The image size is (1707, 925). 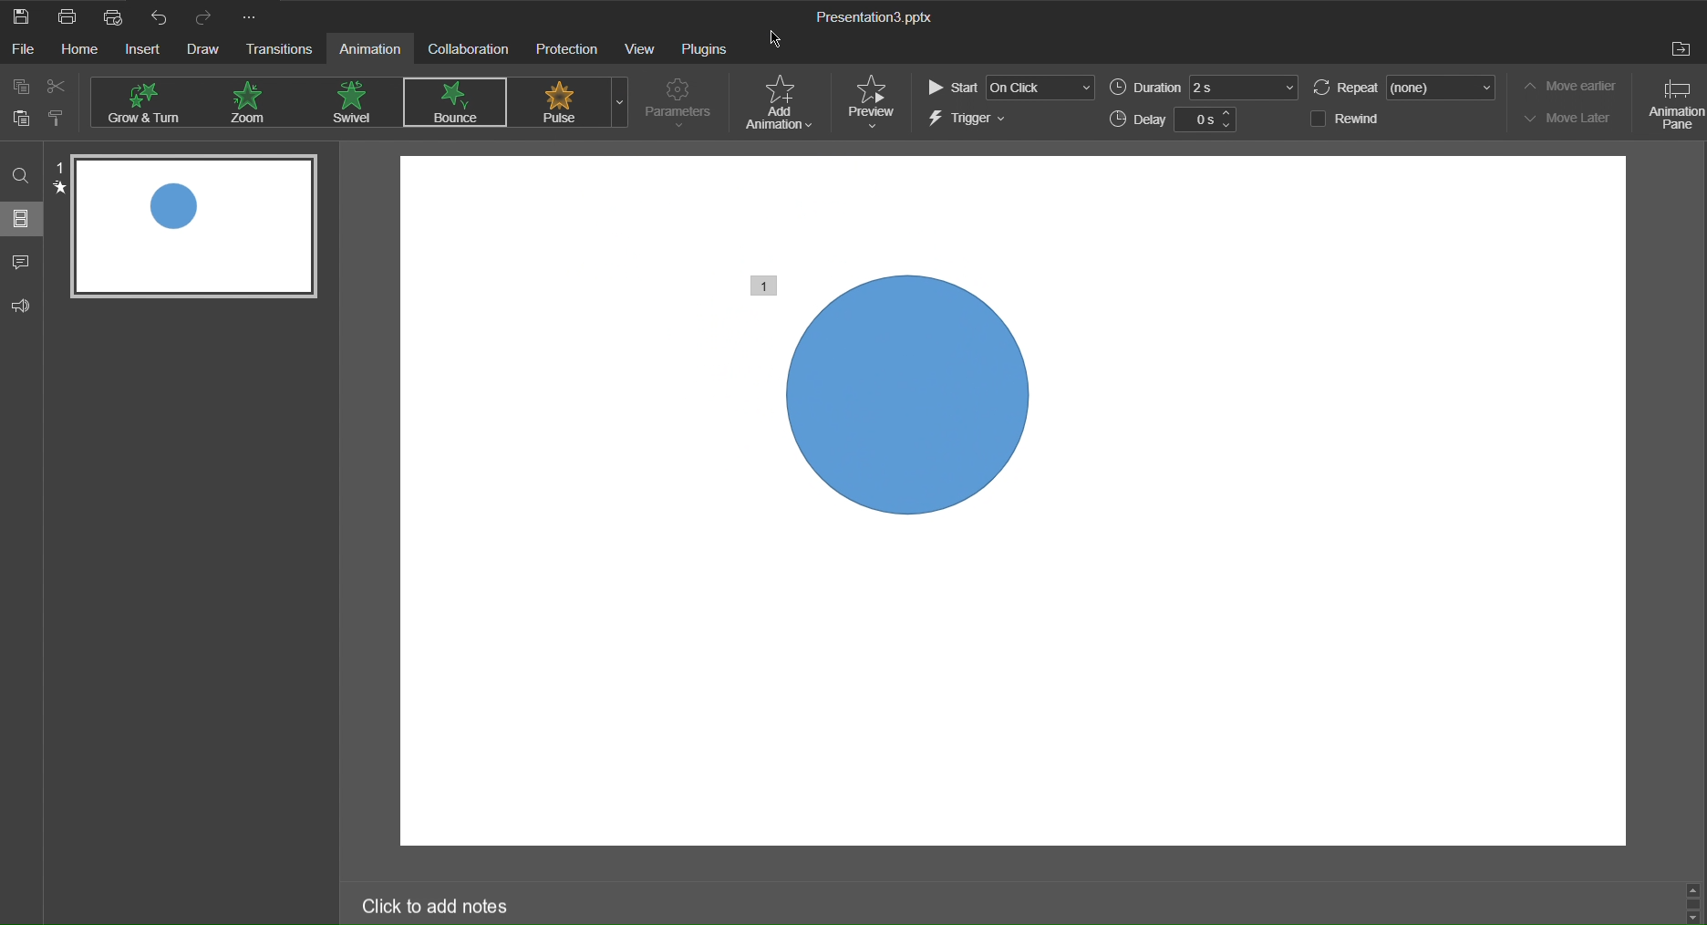 I want to click on Increase or decrease time, so click(x=1228, y=120).